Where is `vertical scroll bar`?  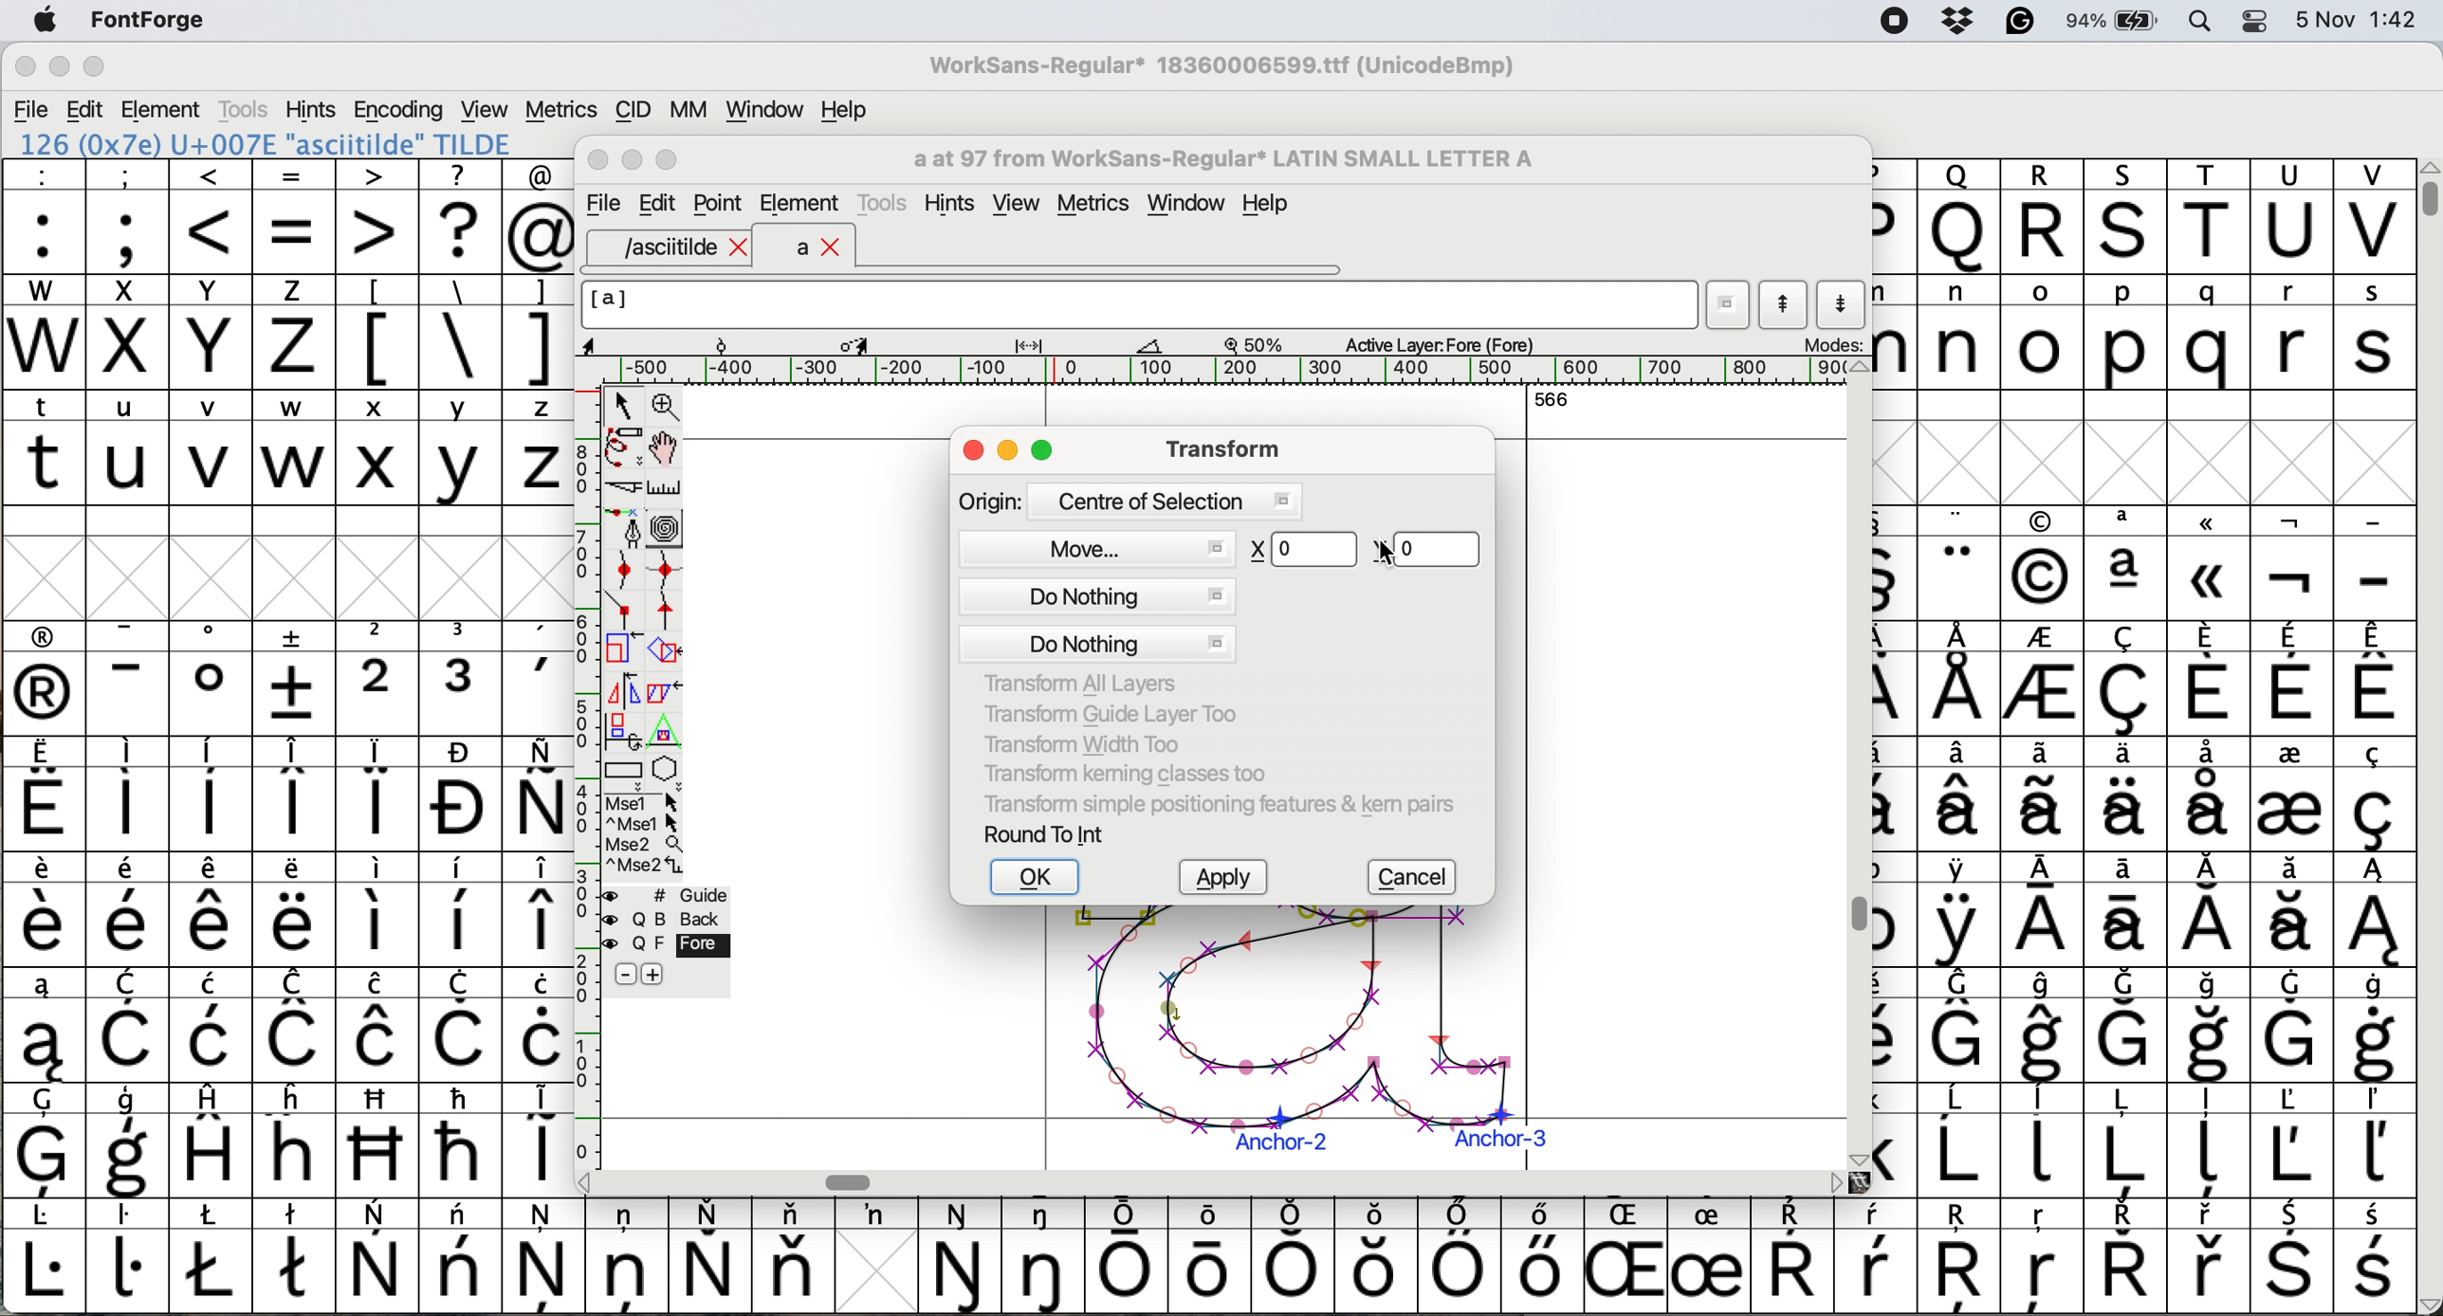
vertical scroll bar is located at coordinates (2426, 190).